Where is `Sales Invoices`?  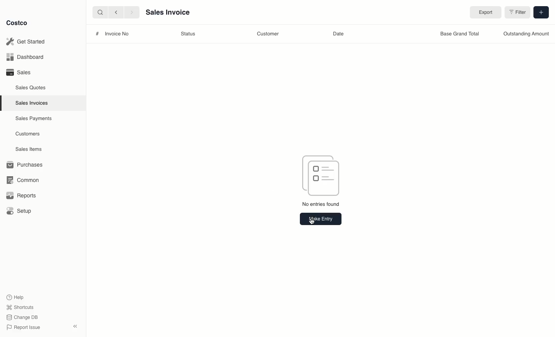
Sales Invoices is located at coordinates (33, 103).